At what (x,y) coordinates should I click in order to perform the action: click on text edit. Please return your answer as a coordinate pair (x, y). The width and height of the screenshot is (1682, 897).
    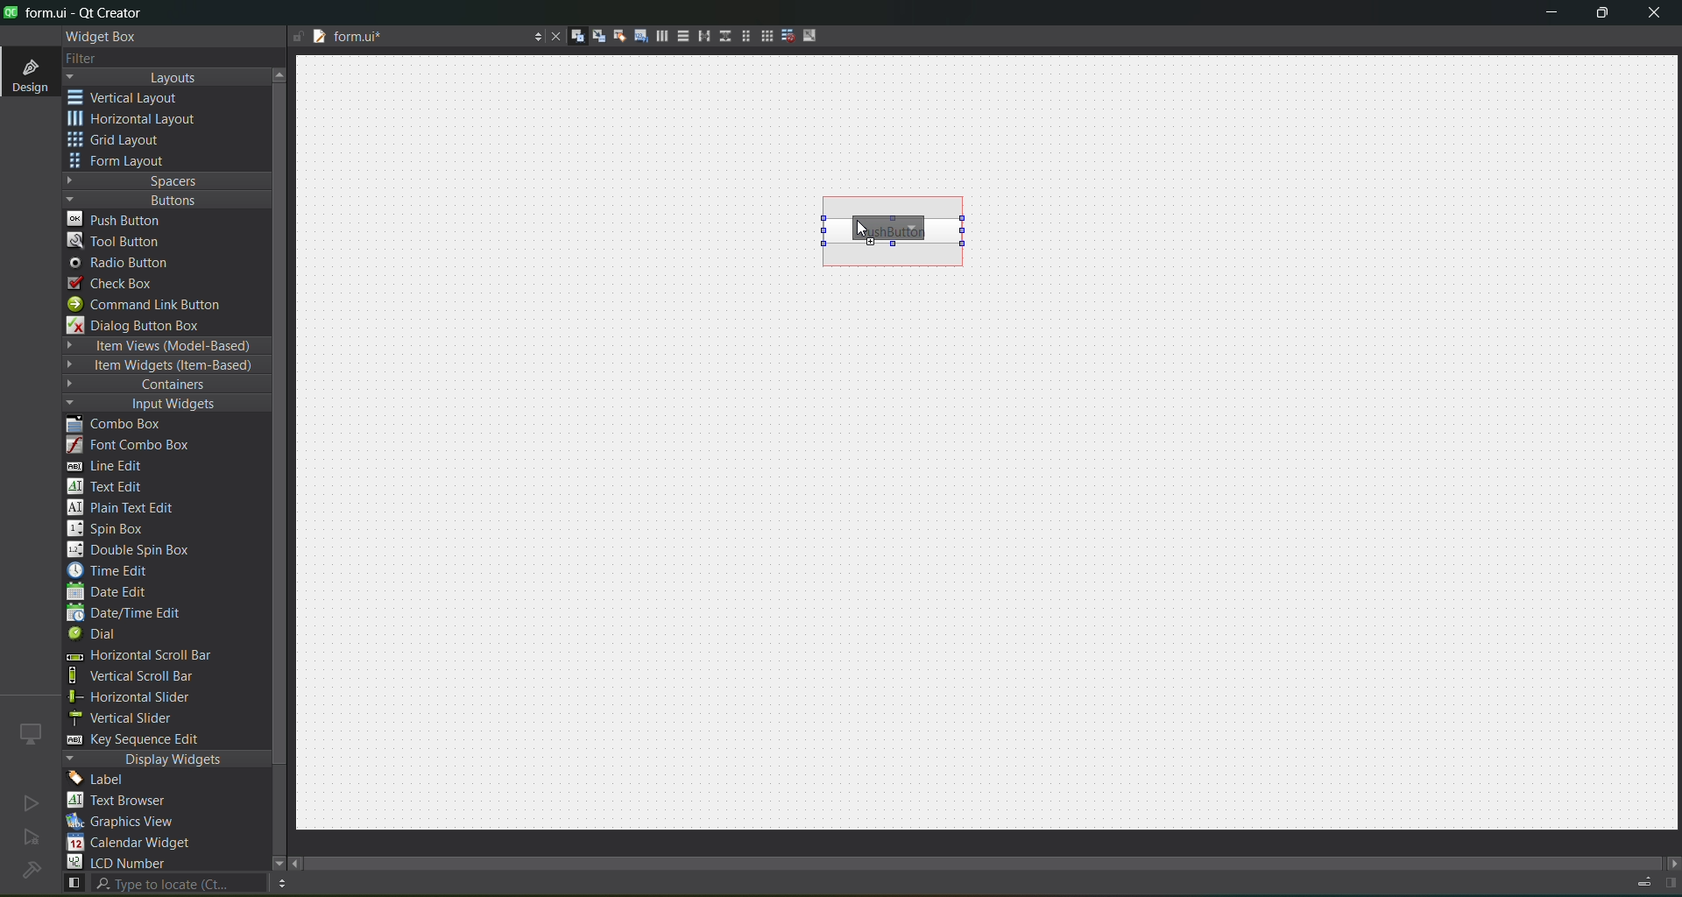
    Looking at the image, I should click on (110, 485).